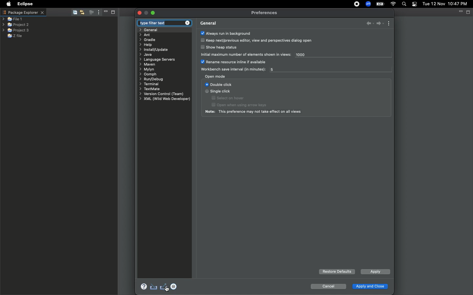  I want to click on View menu, so click(390, 23).